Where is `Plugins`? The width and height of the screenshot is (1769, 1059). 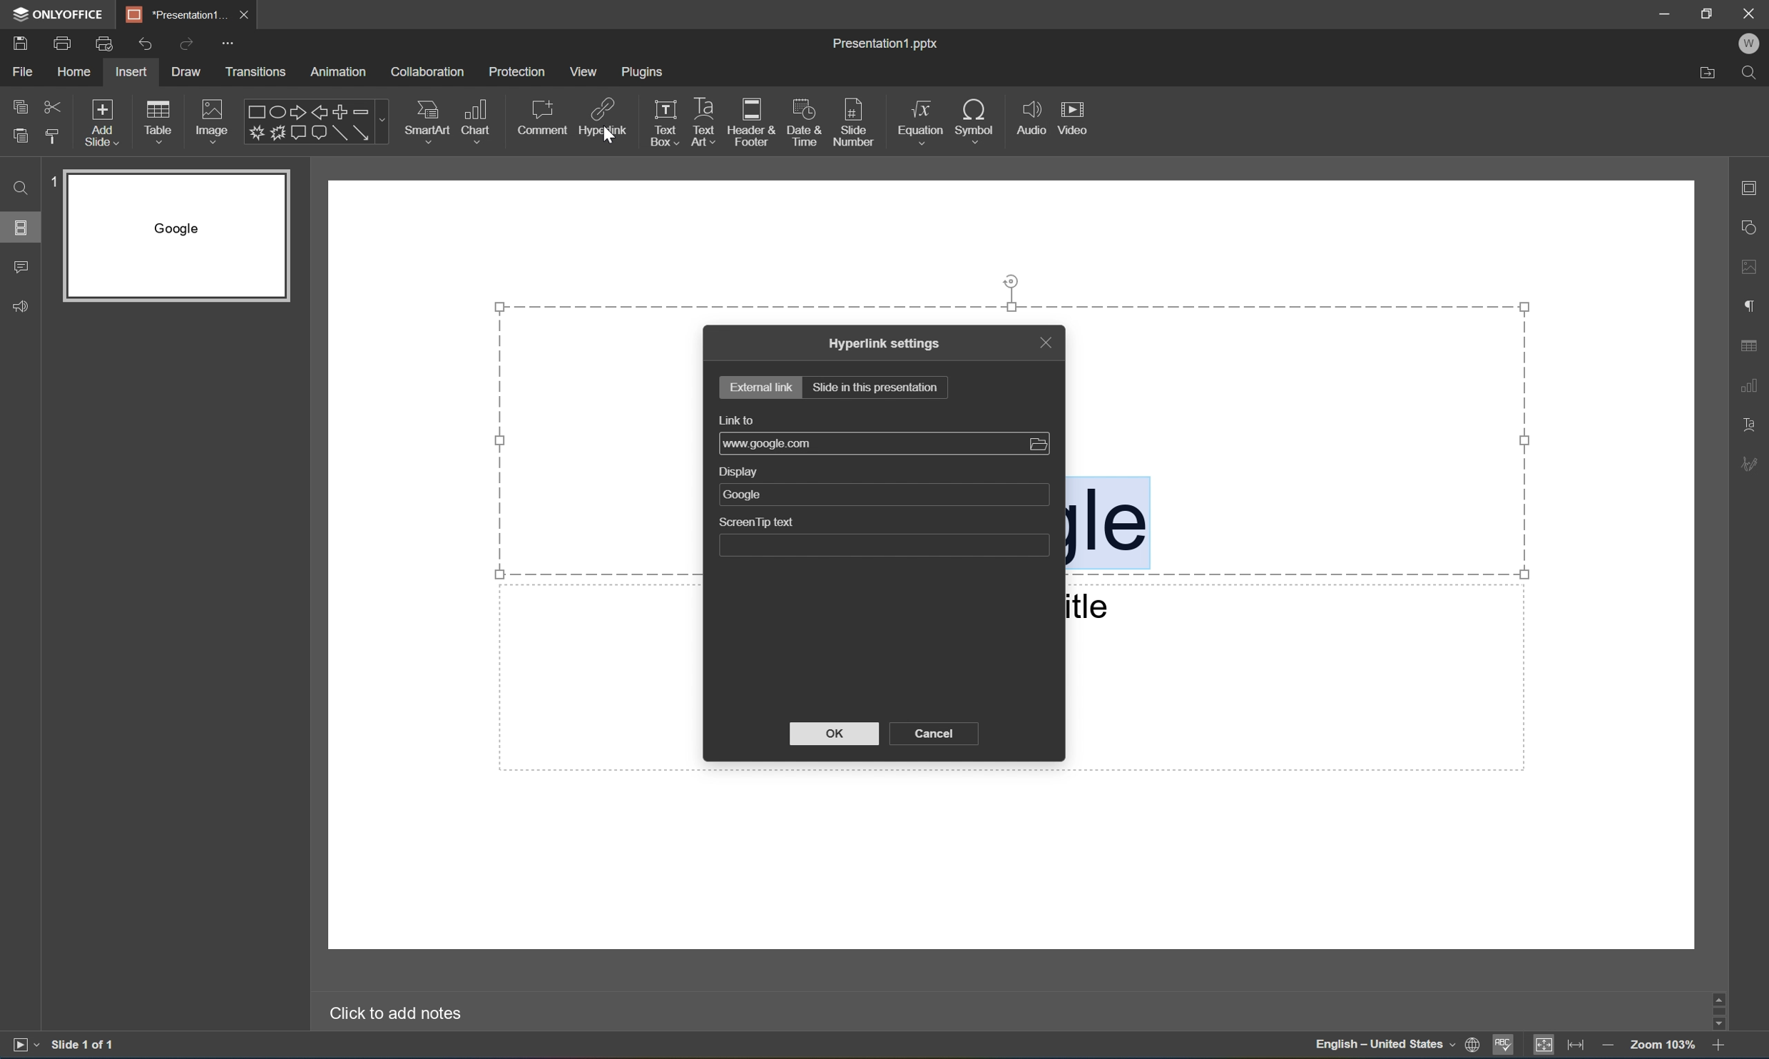
Plugins is located at coordinates (646, 73).